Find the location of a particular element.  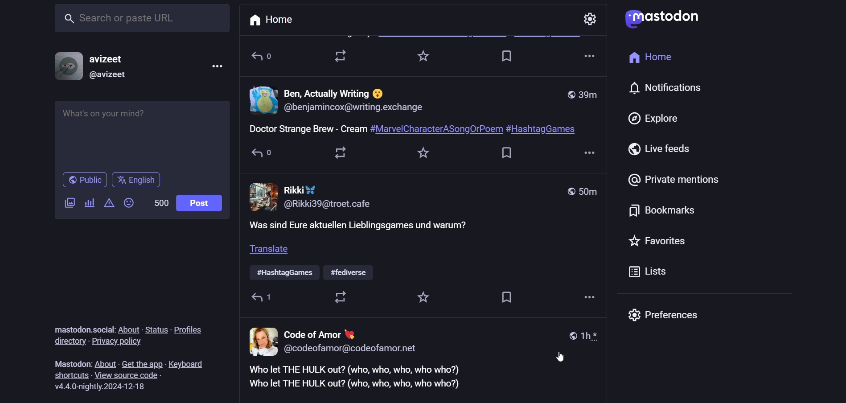

50m is located at coordinates (579, 190).